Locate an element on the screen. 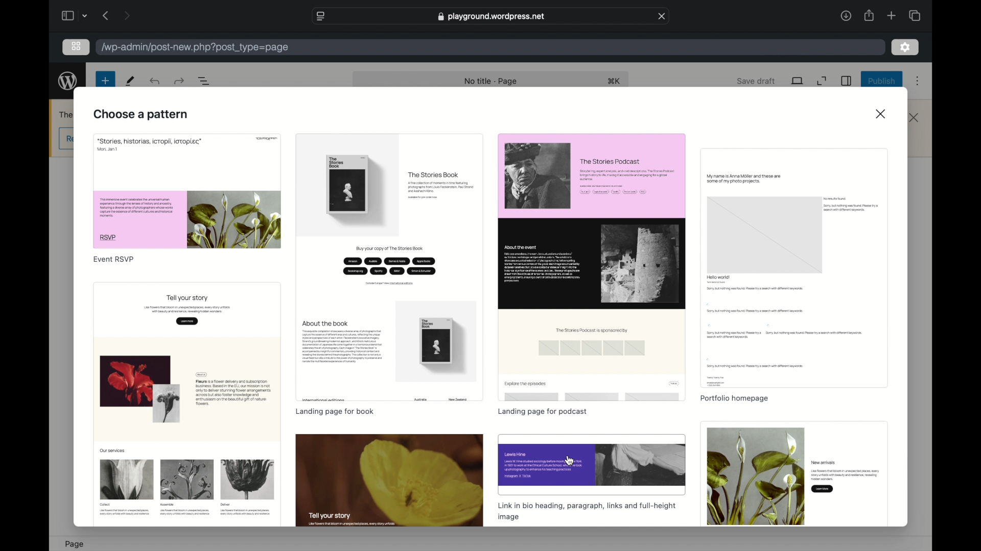  settings is located at coordinates (905, 47).